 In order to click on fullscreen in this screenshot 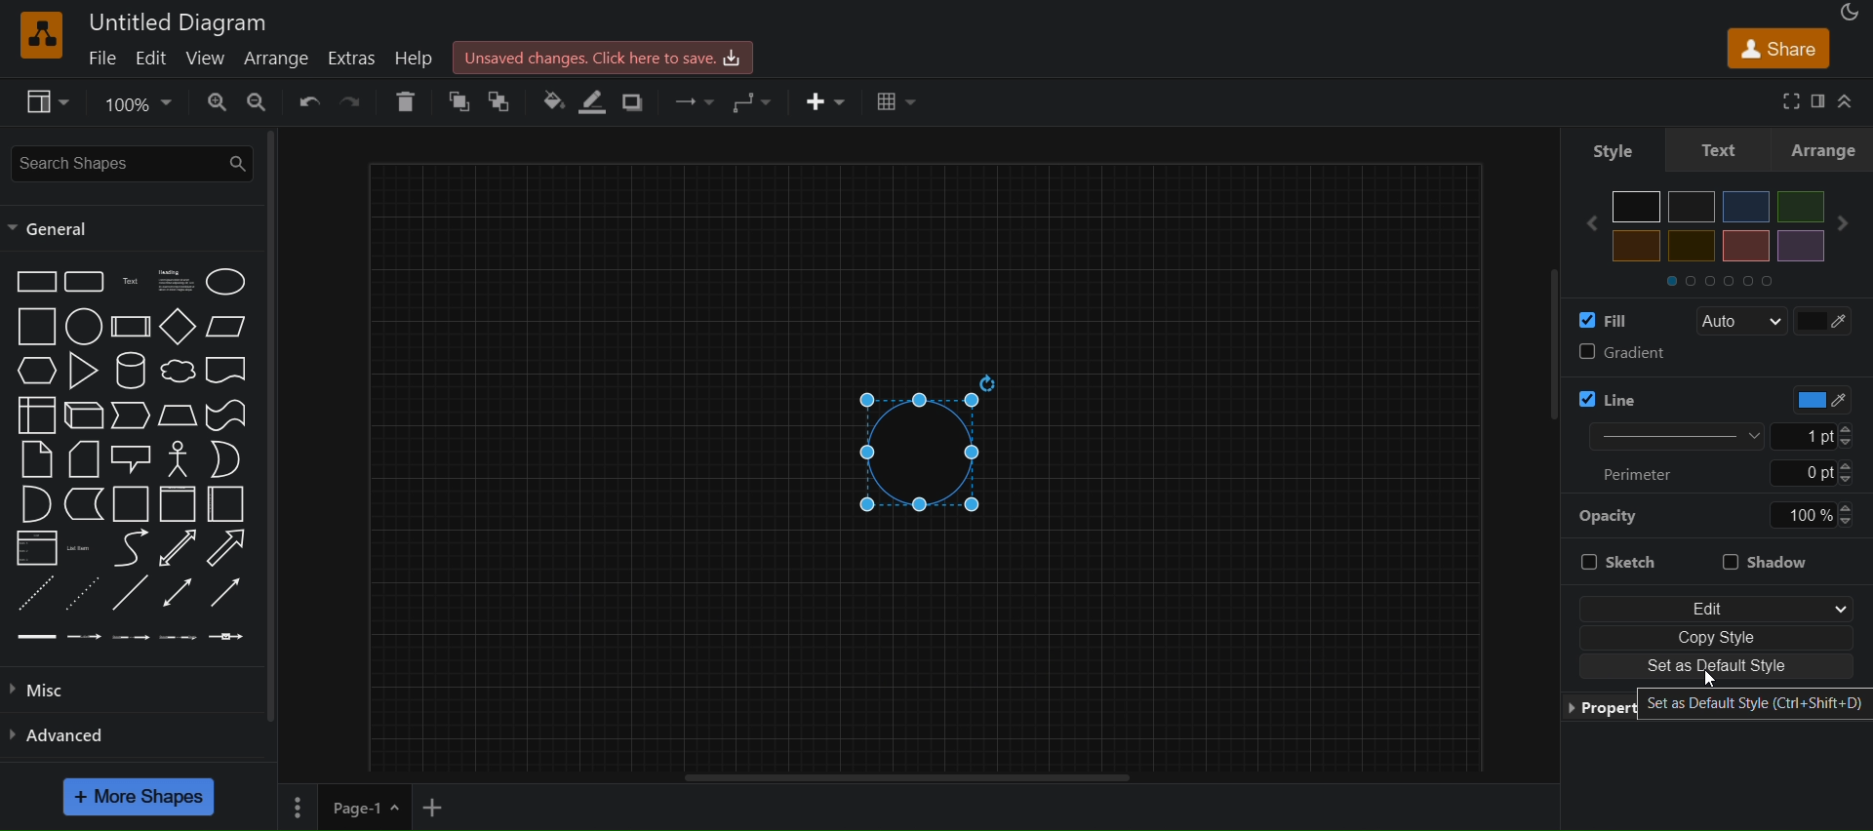, I will do `click(1785, 100)`.